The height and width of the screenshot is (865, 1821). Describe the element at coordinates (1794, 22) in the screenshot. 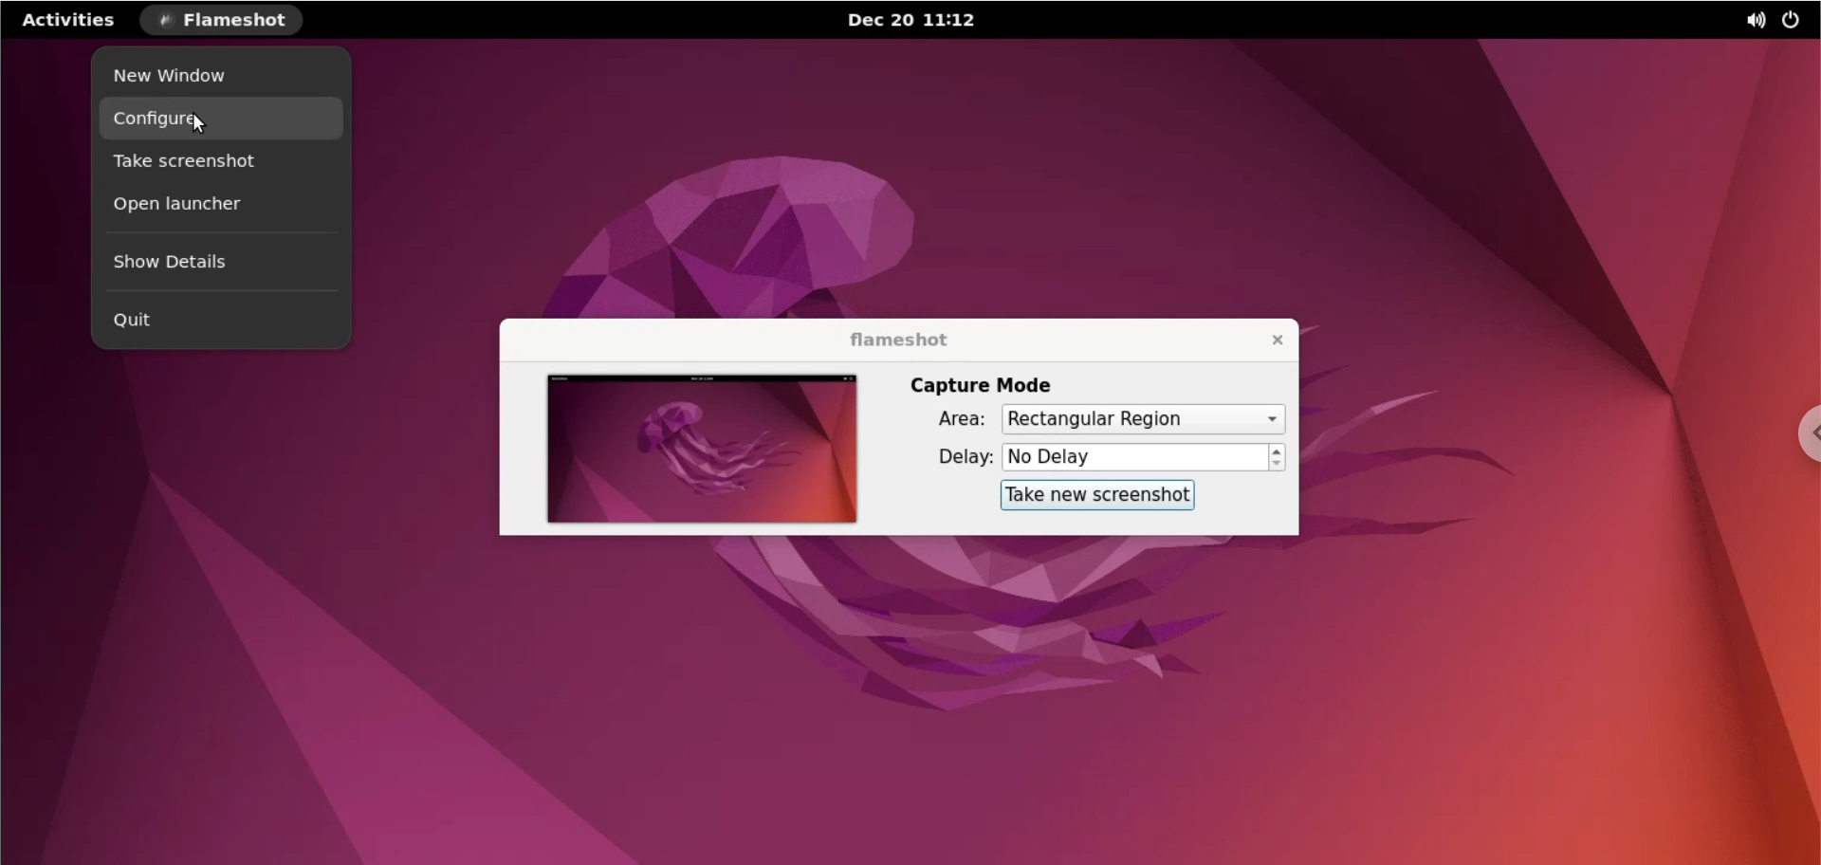

I see `power controls` at that location.